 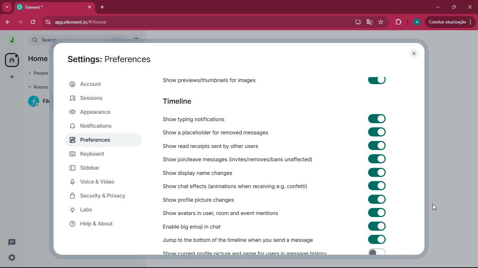 What do you see at coordinates (99, 183) in the screenshot?
I see `voice & video` at bounding box center [99, 183].